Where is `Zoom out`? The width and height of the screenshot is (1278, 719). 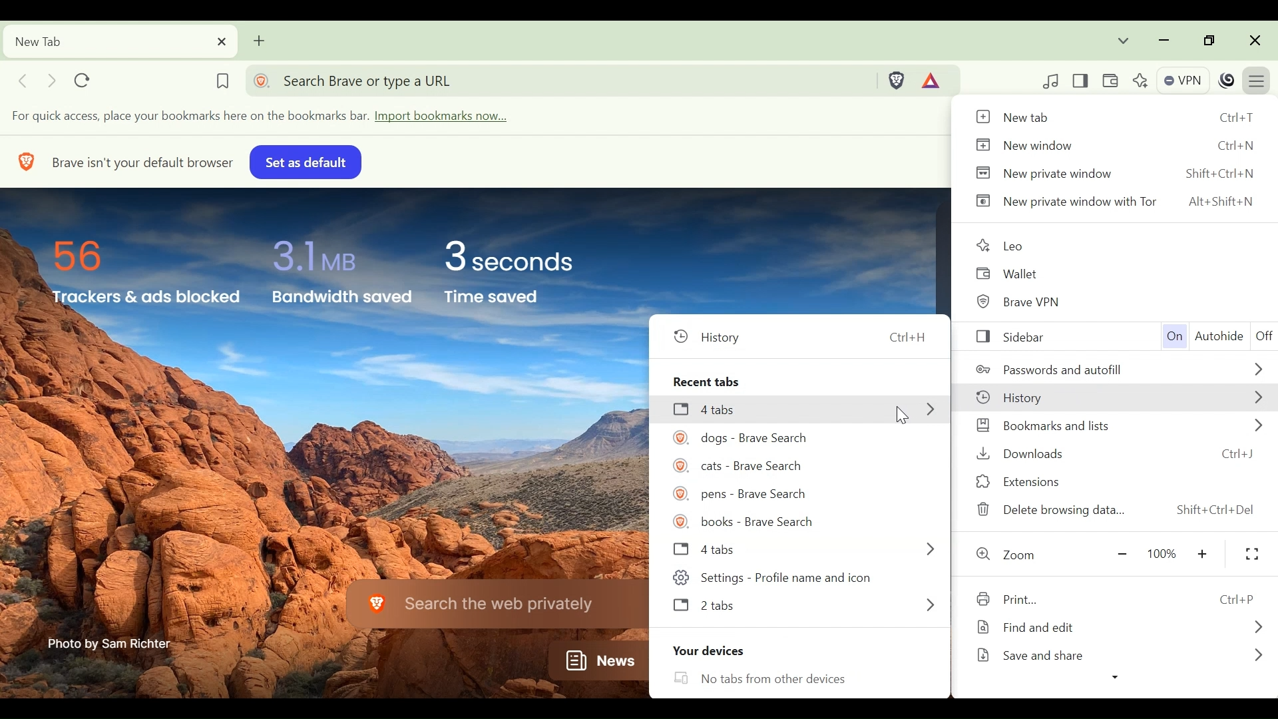 Zoom out is located at coordinates (1121, 556).